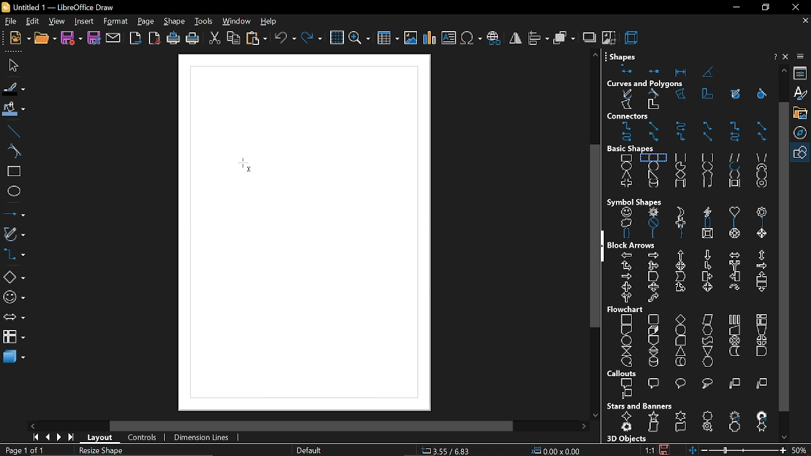 The height and width of the screenshot is (456, 811). I want to click on change zoom, so click(736, 450).